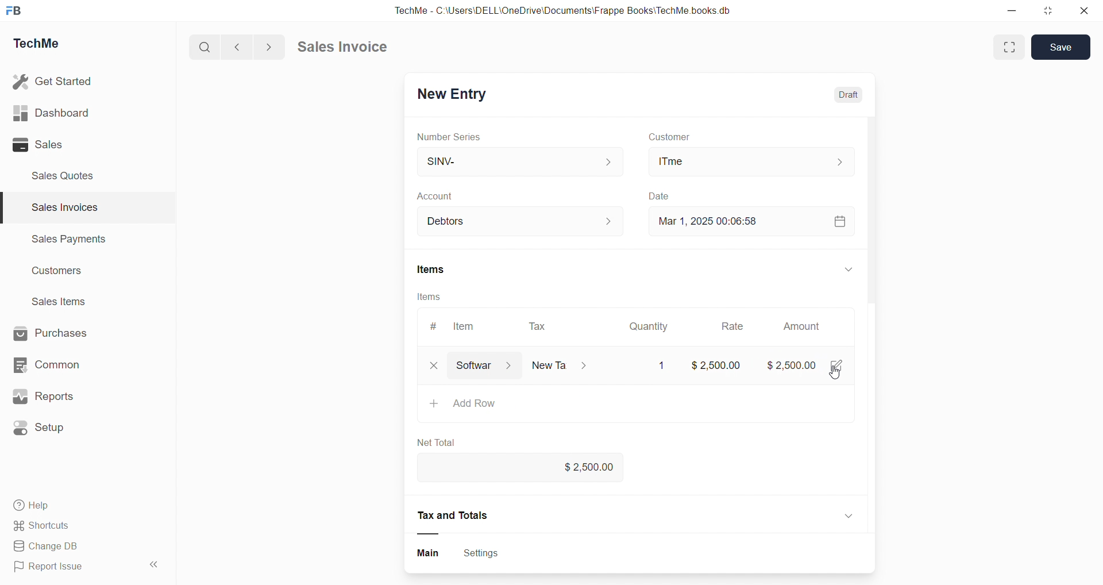  I want to click on Sales Invoices, so click(60, 209).